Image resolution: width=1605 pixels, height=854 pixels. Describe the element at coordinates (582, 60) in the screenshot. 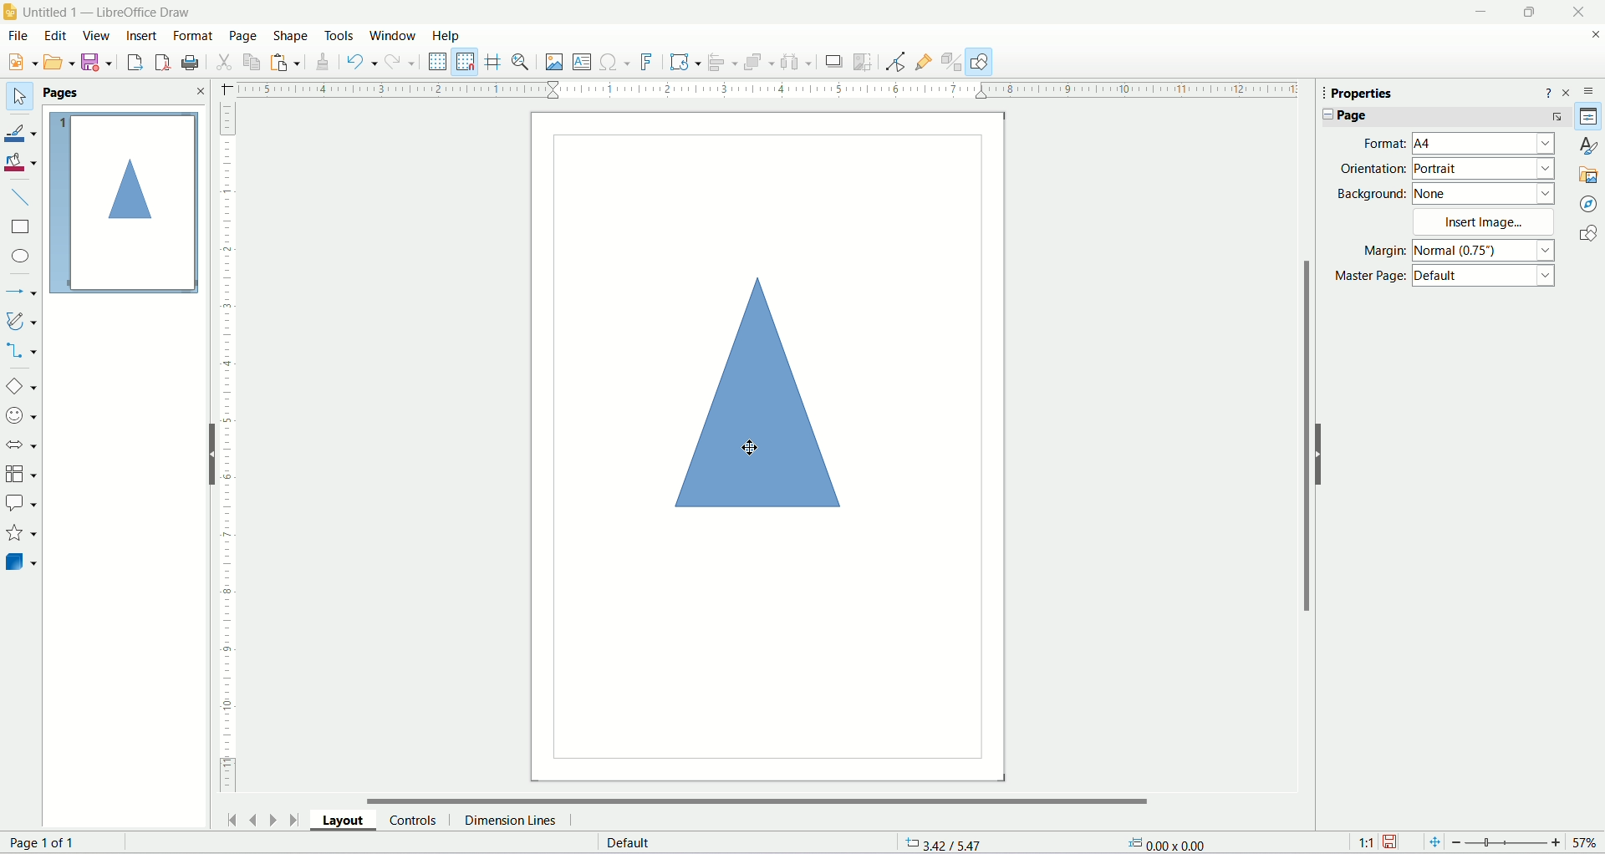

I see `Insert text box` at that location.